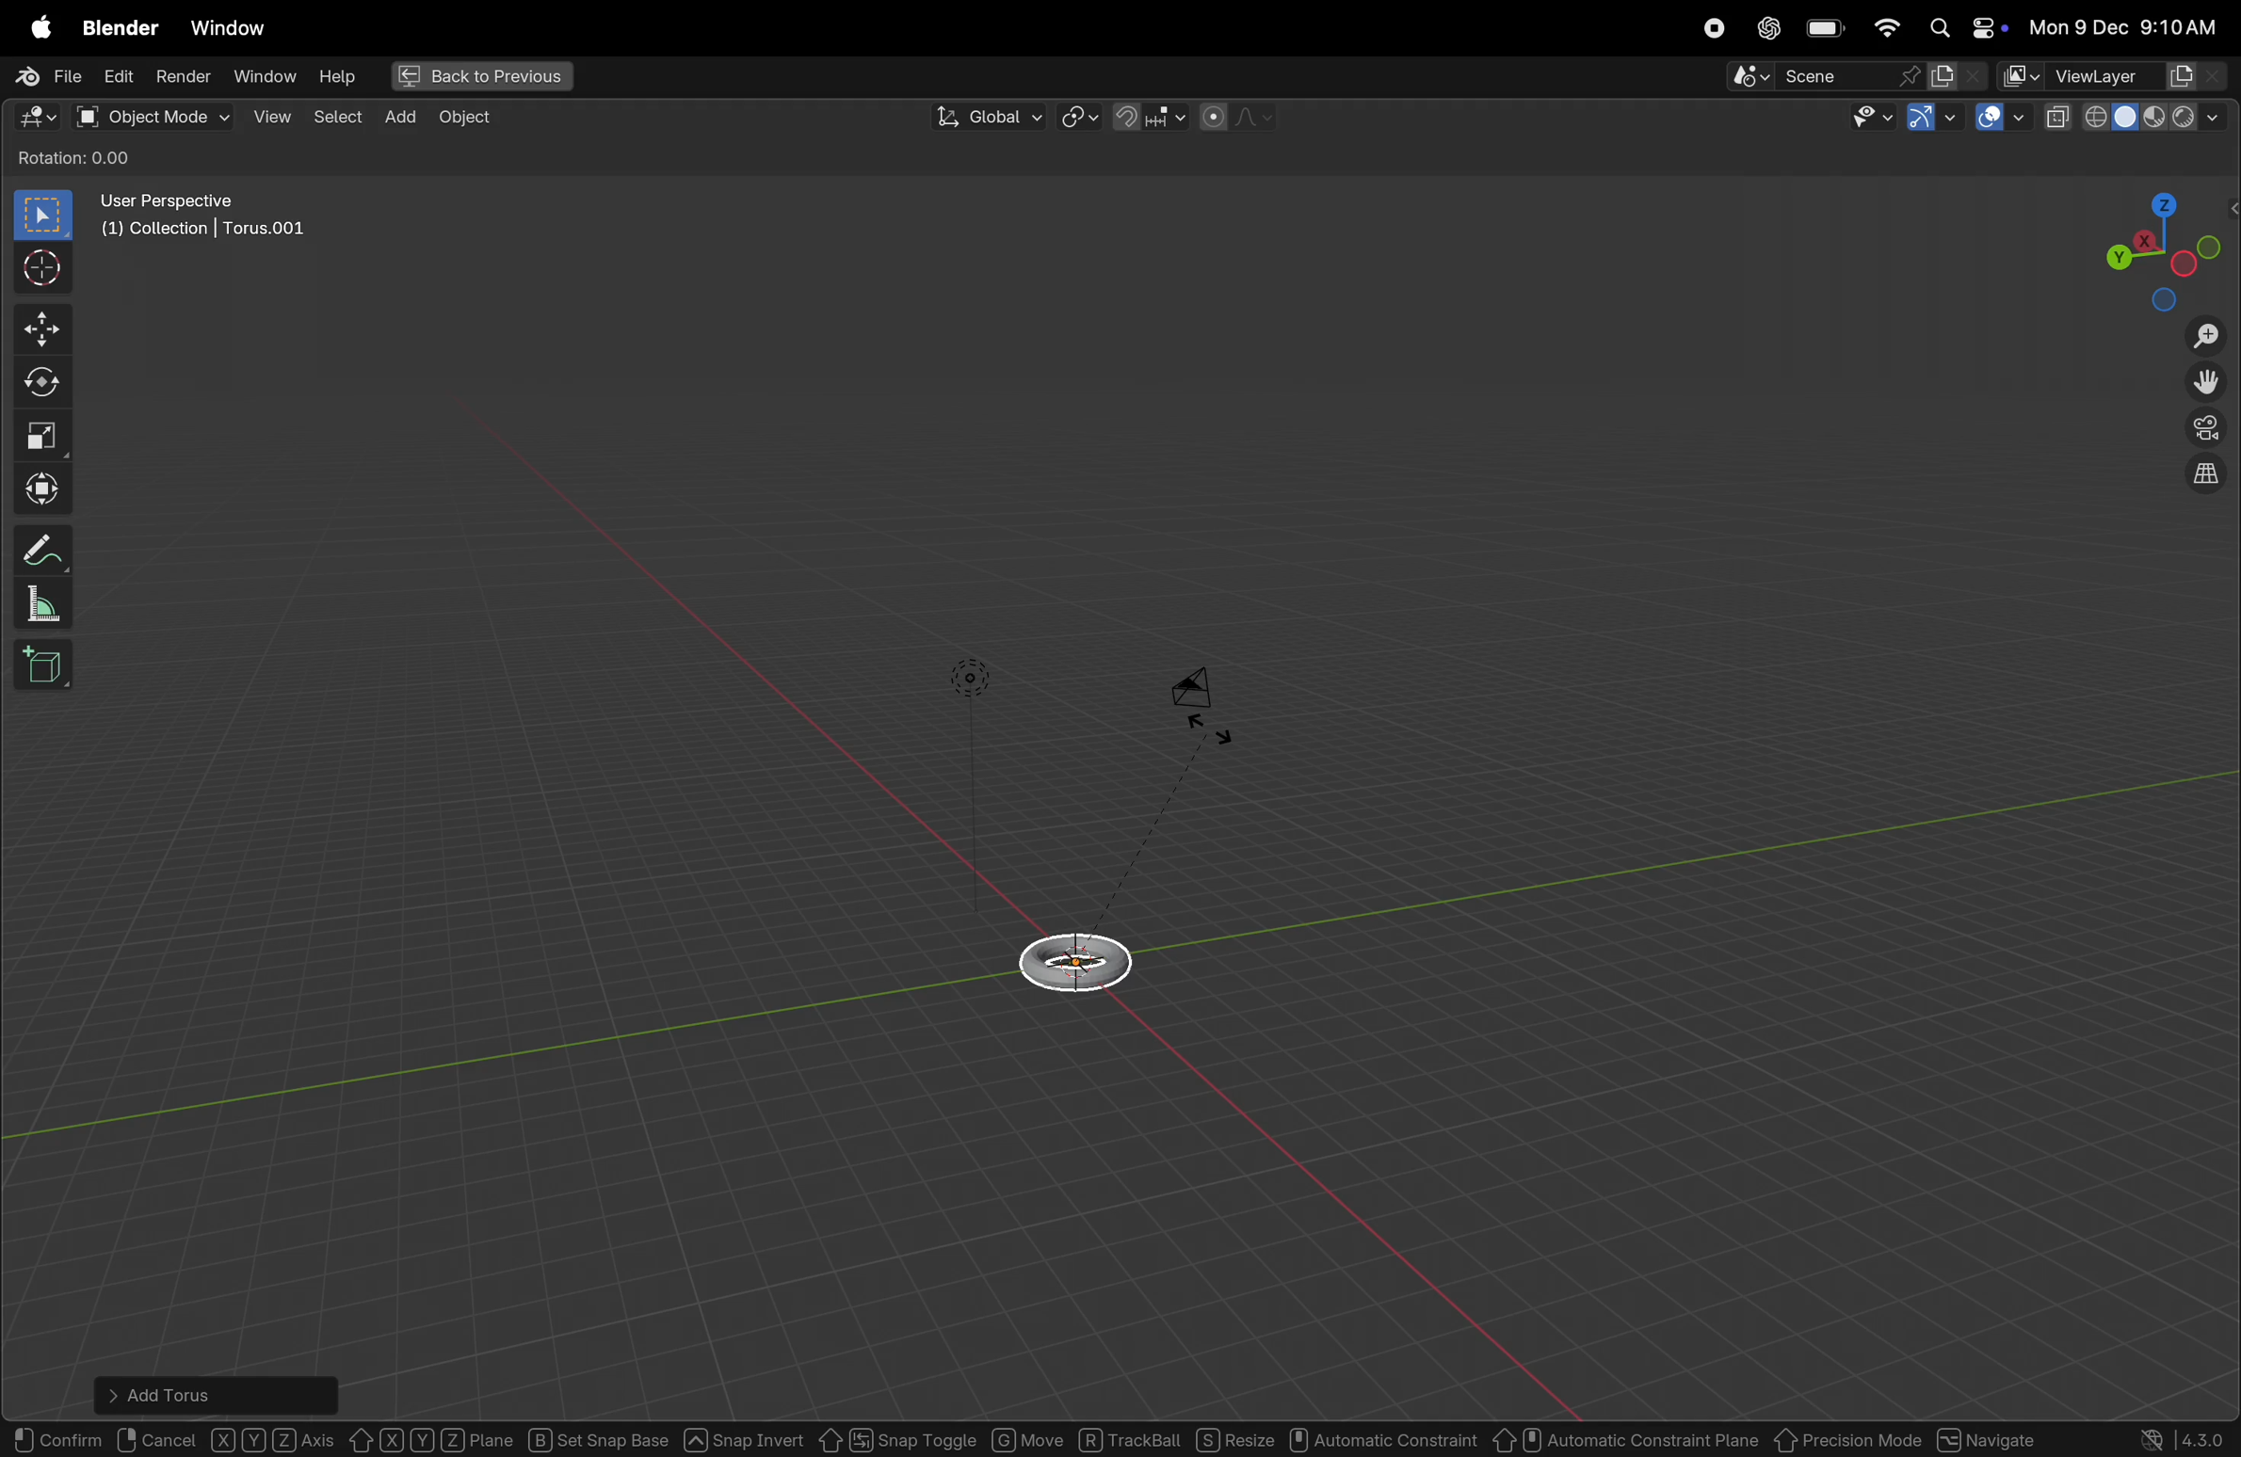  Describe the element at coordinates (45, 546) in the screenshot. I see `annotate` at that location.